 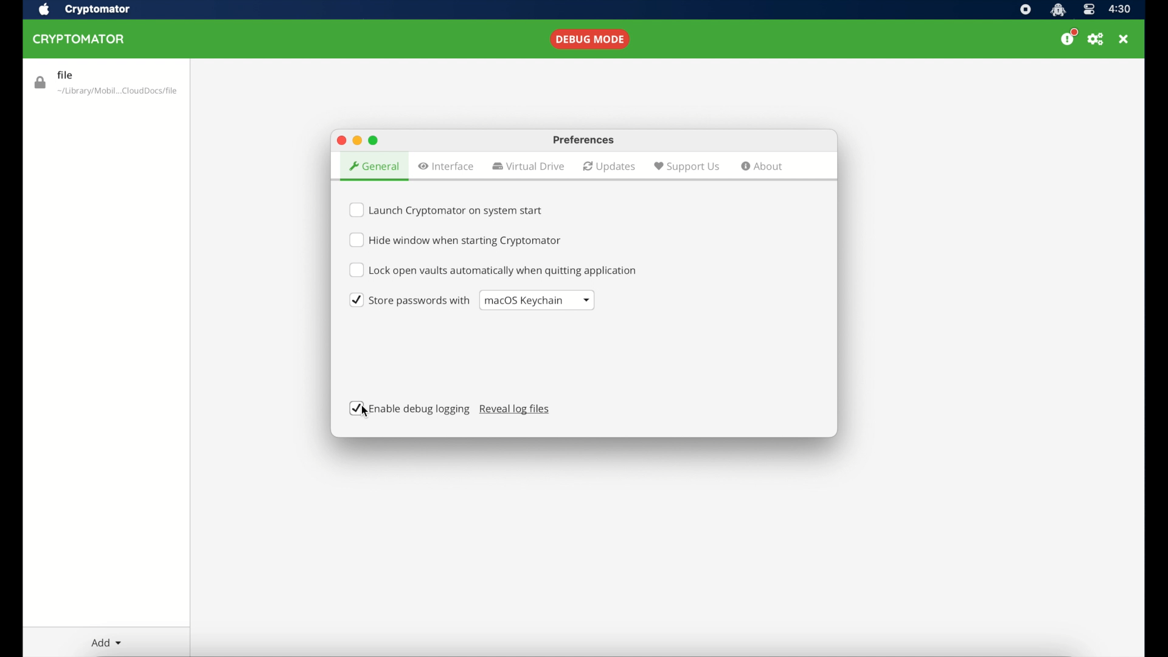 I want to click on close, so click(x=340, y=140).